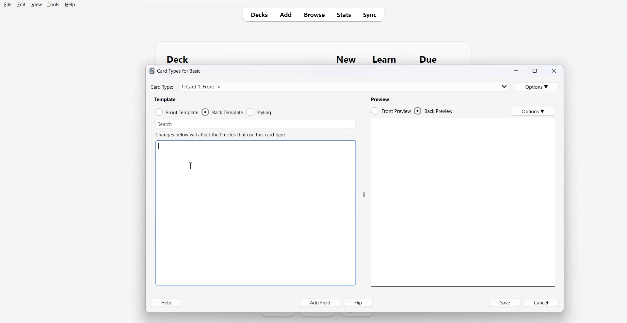 This screenshot has height=323, width=627. Describe the element at coordinates (191, 166) in the screenshot. I see `Text Cursor` at that location.